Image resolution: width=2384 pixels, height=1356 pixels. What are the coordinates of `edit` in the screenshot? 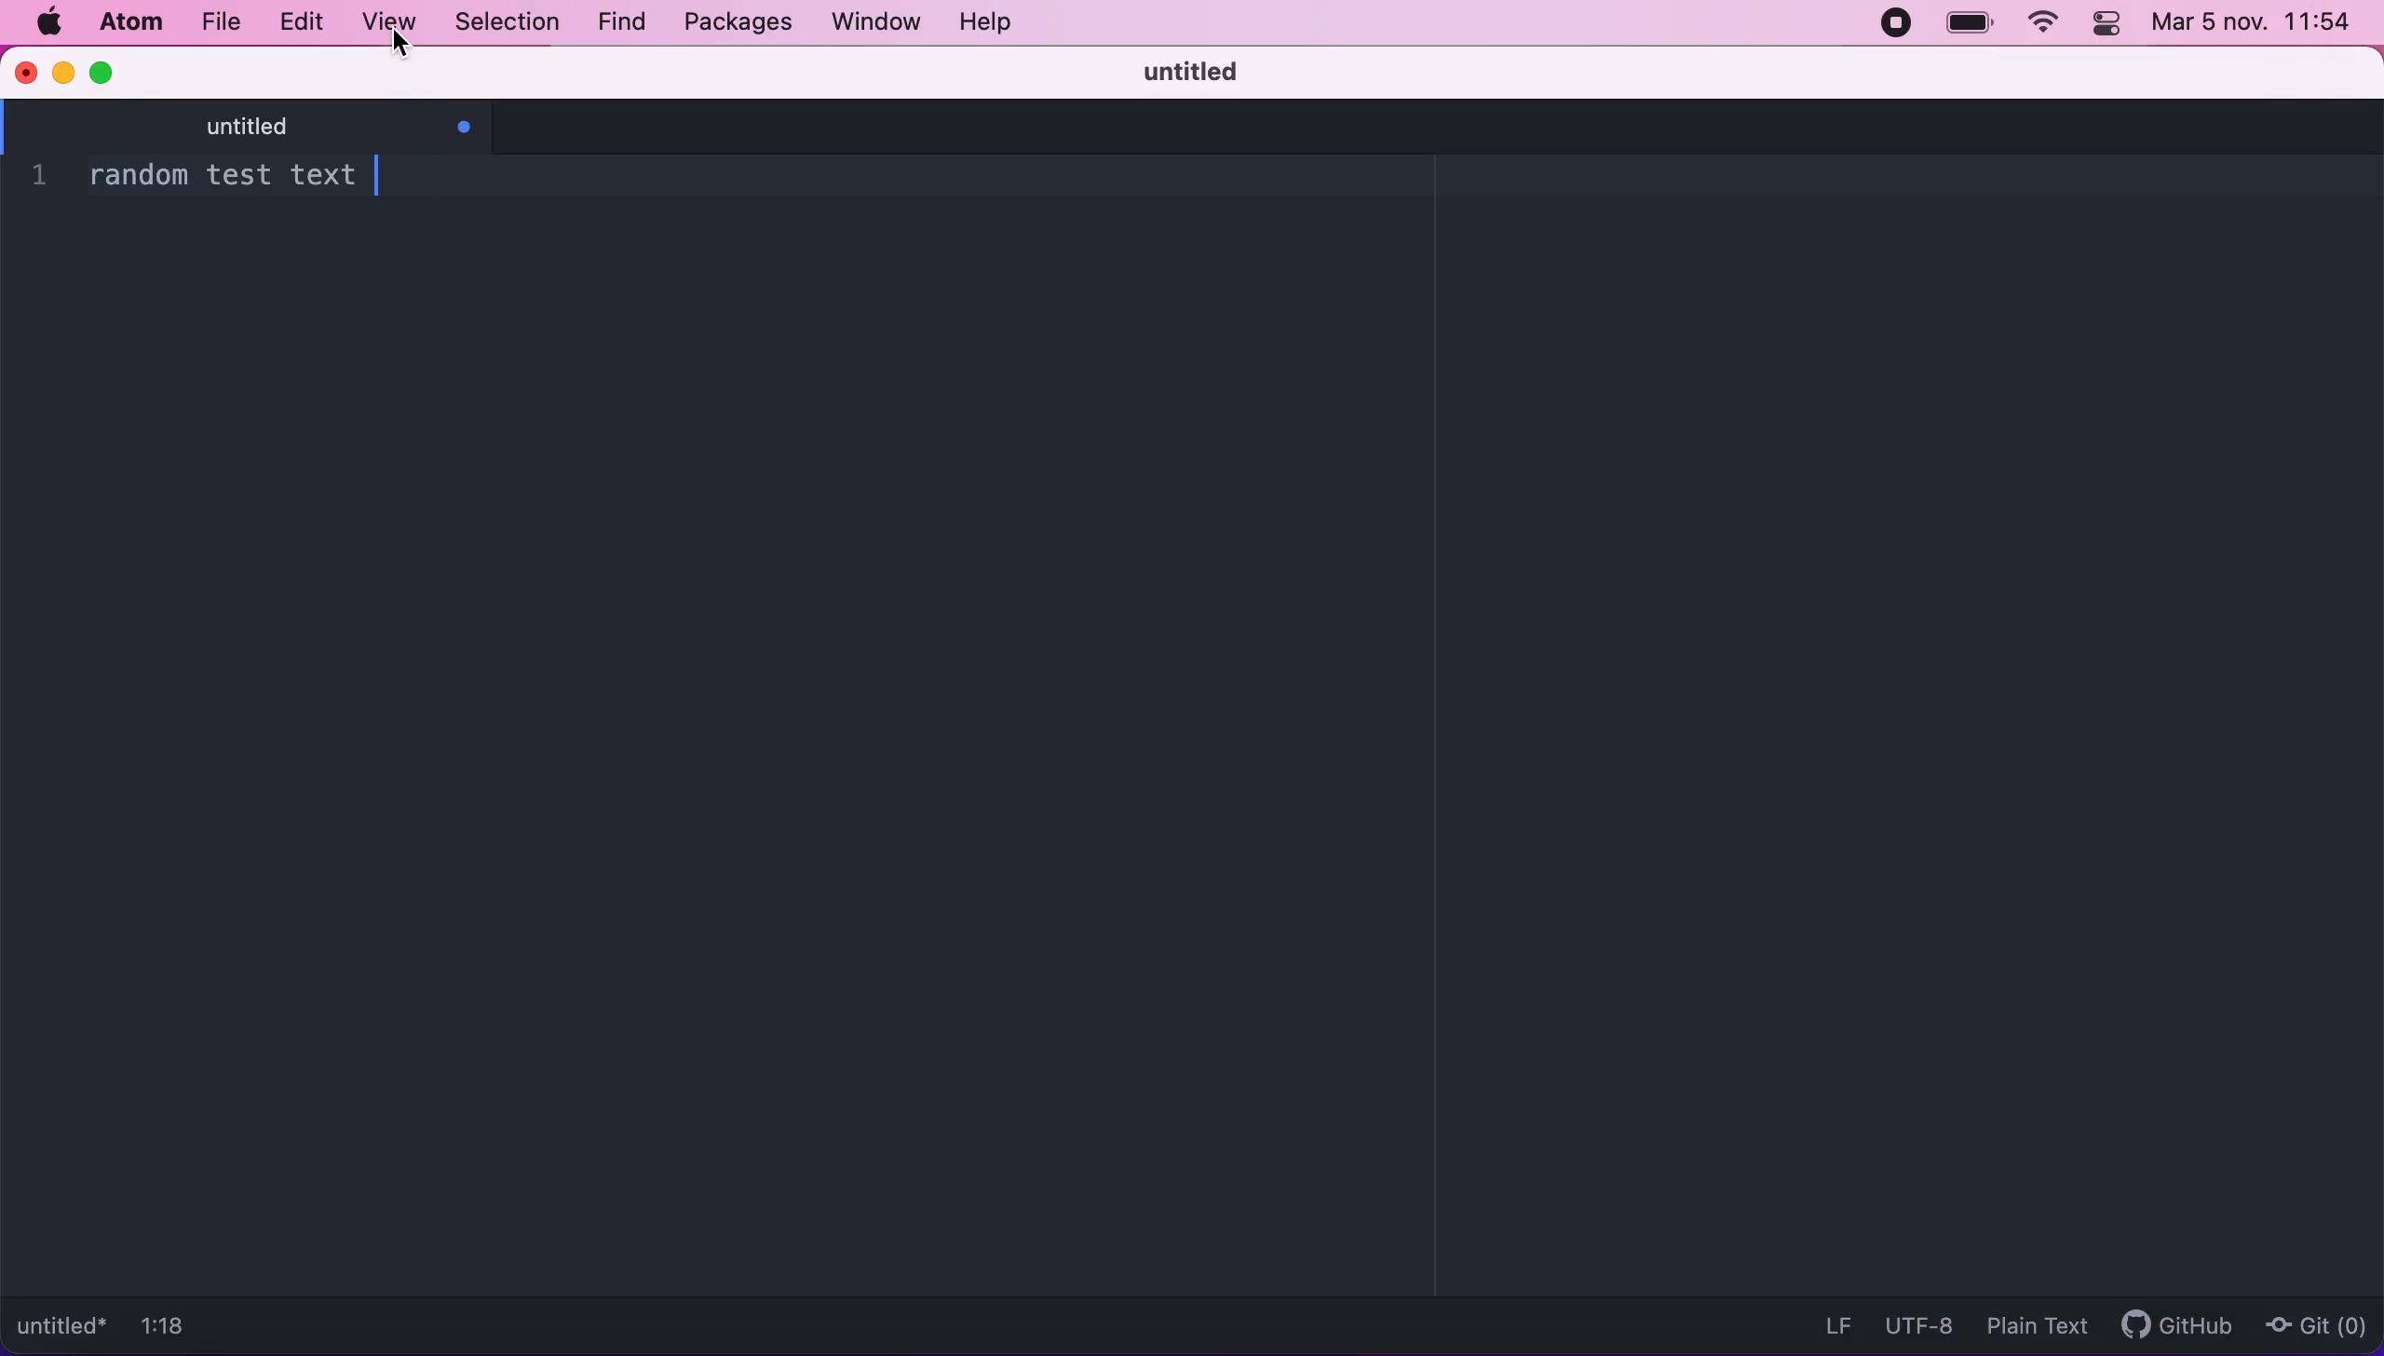 It's located at (308, 22).